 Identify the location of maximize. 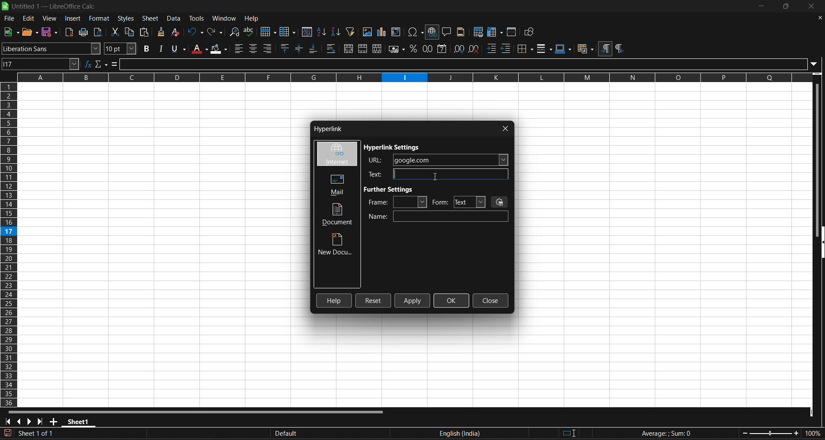
(785, 6).